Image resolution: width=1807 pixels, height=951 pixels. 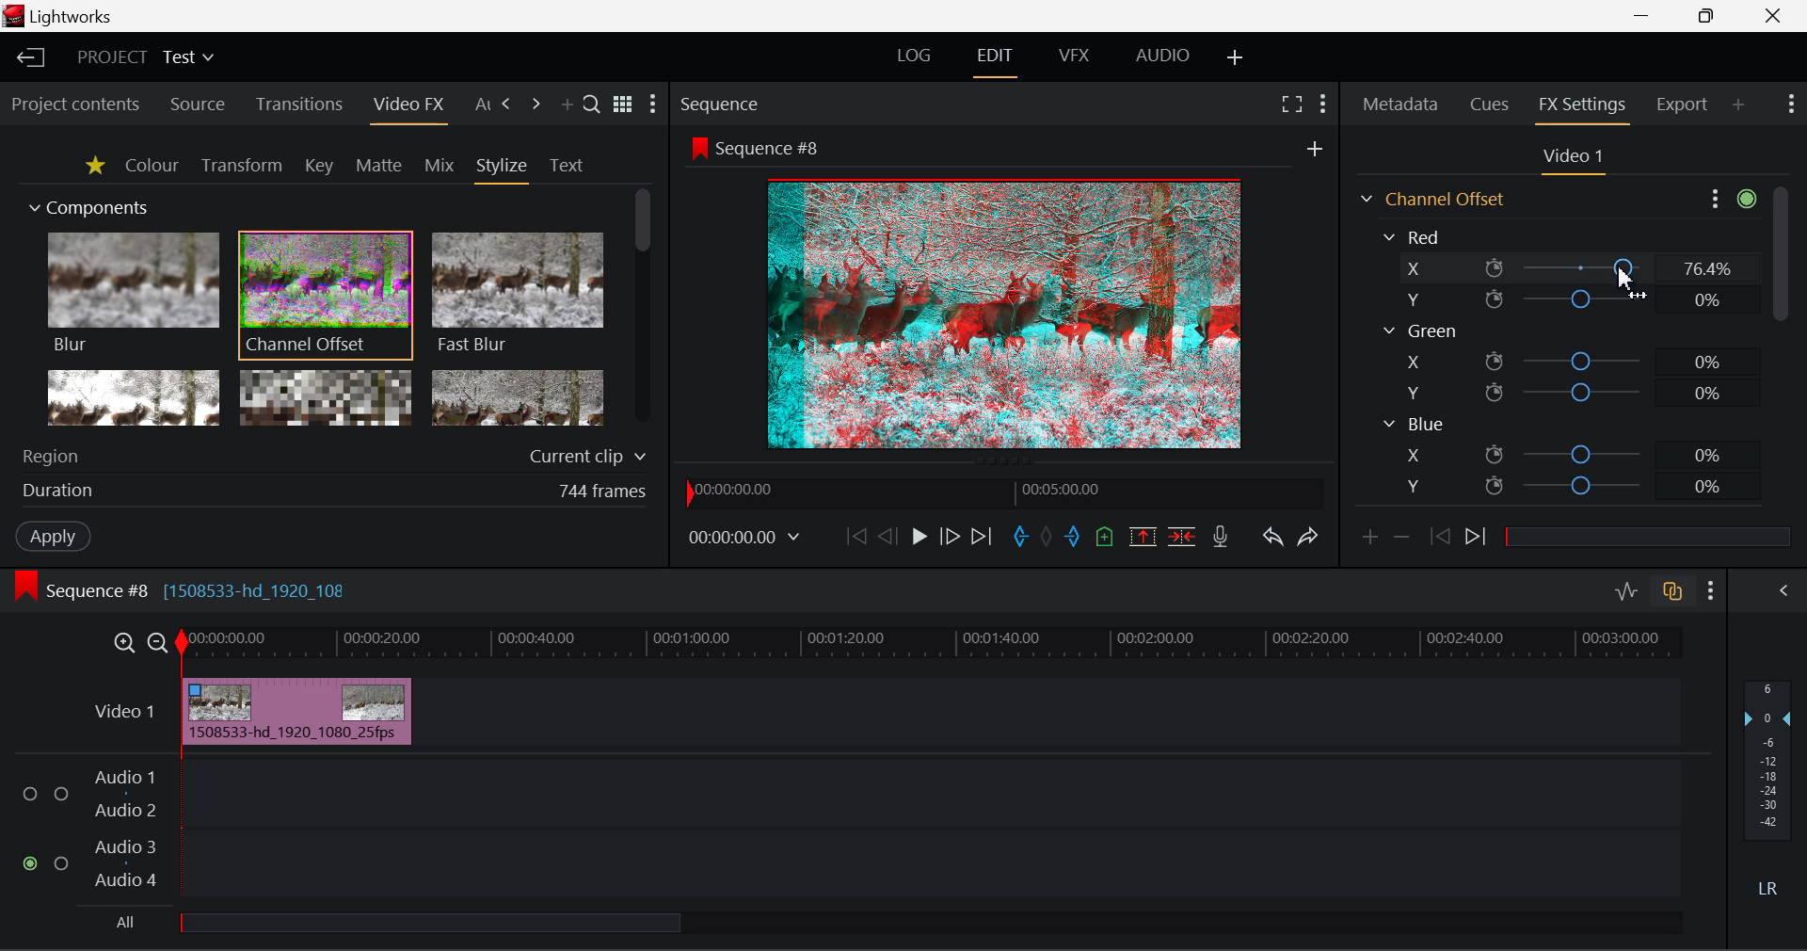 What do you see at coordinates (986, 538) in the screenshot?
I see `To End` at bounding box center [986, 538].